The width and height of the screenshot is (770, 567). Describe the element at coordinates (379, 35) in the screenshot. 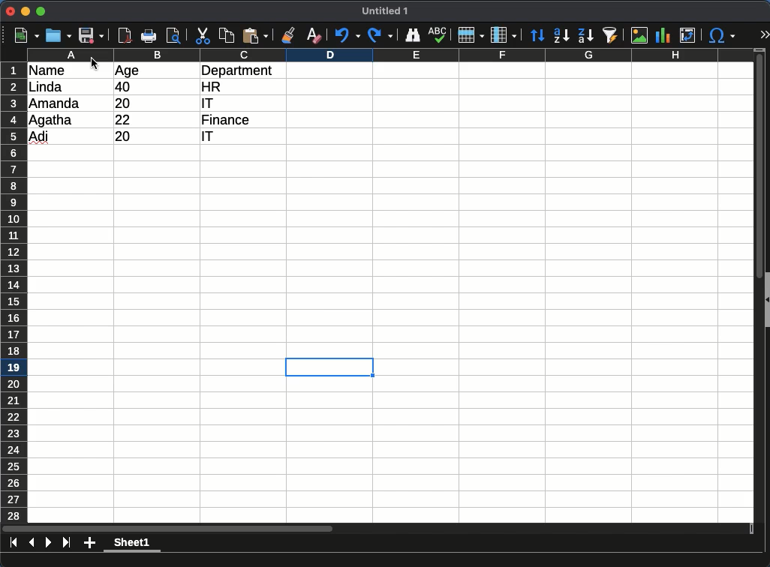

I see `redo` at that location.